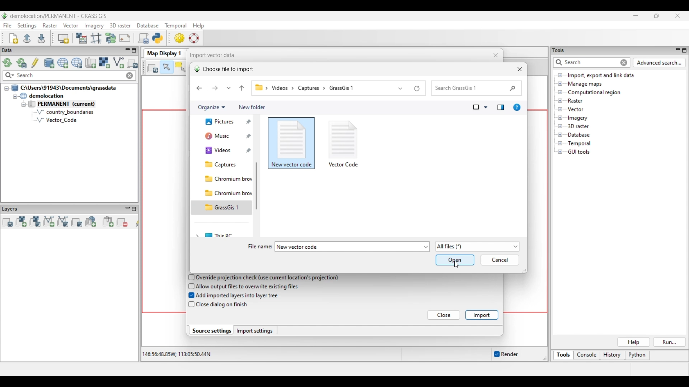  Describe the element at coordinates (575, 101) in the screenshot. I see `Double click to see files under Raster` at that location.